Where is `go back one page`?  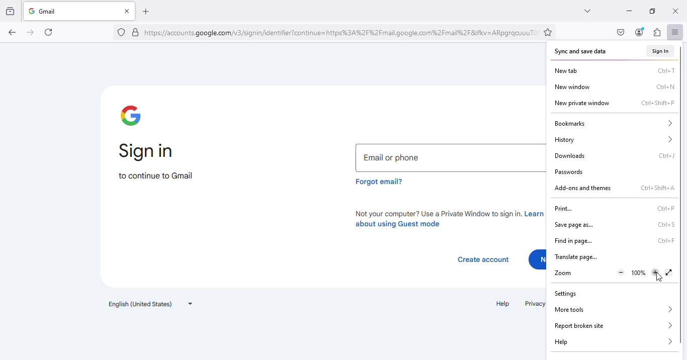 go back one page is located at coordinates (13, 32).